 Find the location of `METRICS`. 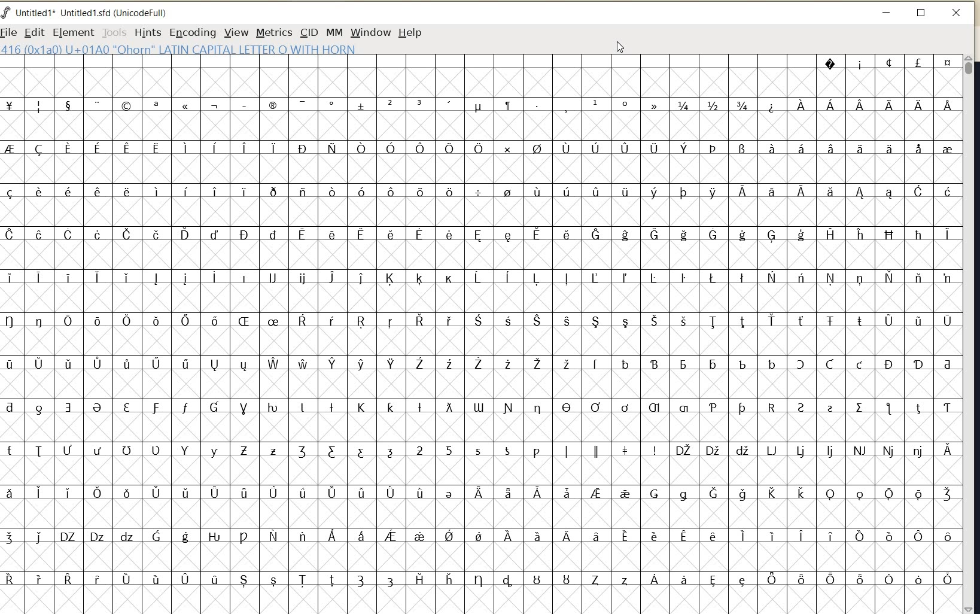

METRICS is located at coordinates (273, 34).